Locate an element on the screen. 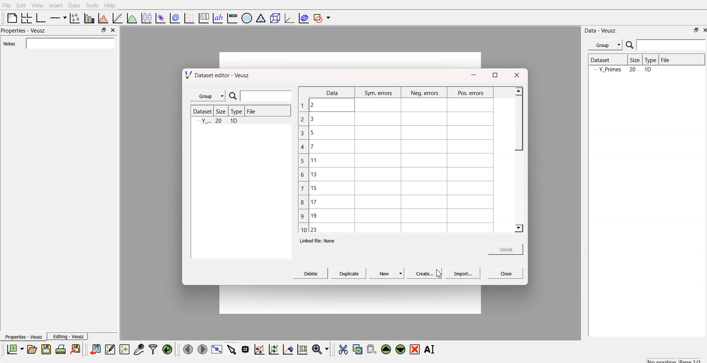 This screenshot has height=363, width=707. plot bar chart is located at coordinates (88, 19).